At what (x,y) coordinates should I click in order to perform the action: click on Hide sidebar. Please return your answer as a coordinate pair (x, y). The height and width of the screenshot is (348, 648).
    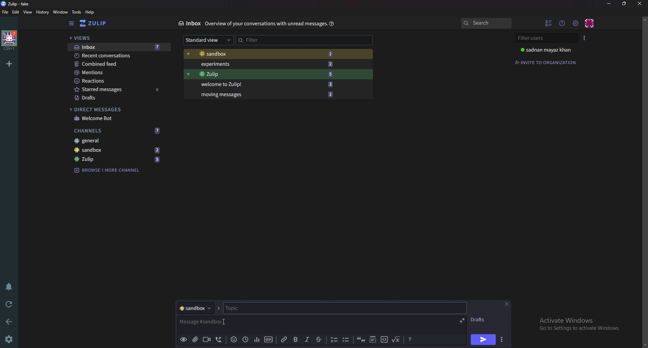
    Looking at the image, I should click on (71, 24).